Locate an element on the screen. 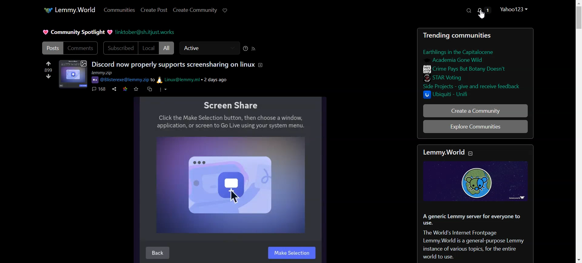 The image size is (582, 263). Save is located at coordinates (136, 89).